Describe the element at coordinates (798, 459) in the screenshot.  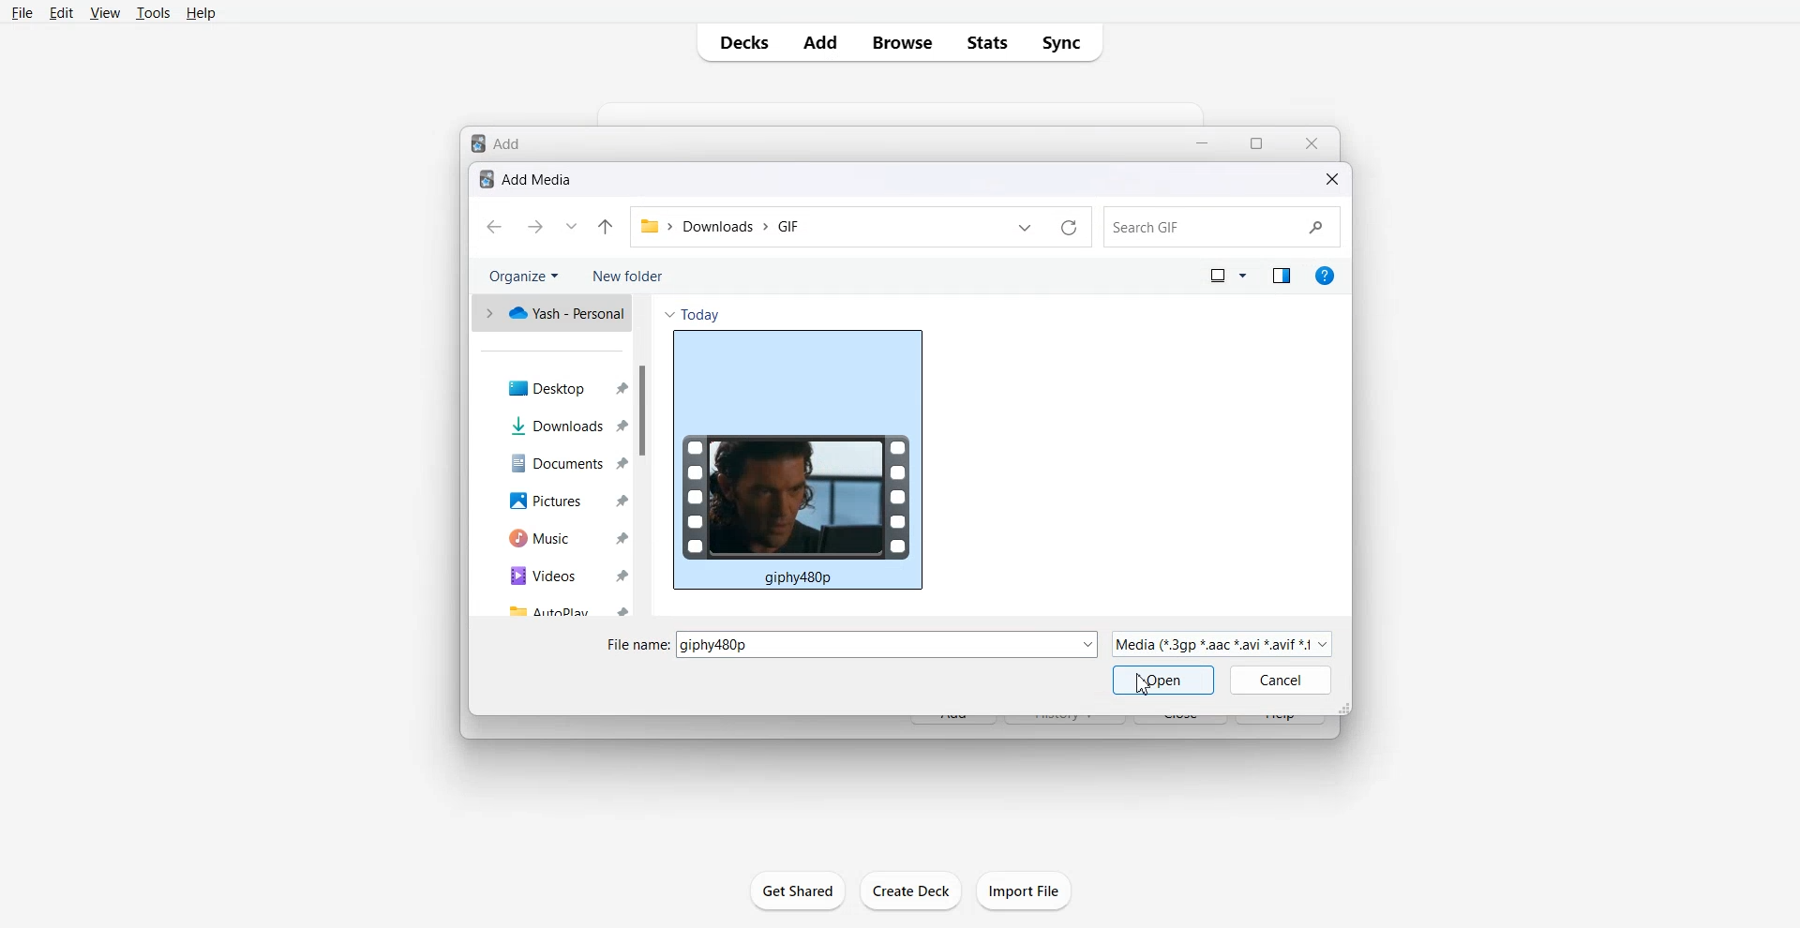
I see `GIF File` at that location.